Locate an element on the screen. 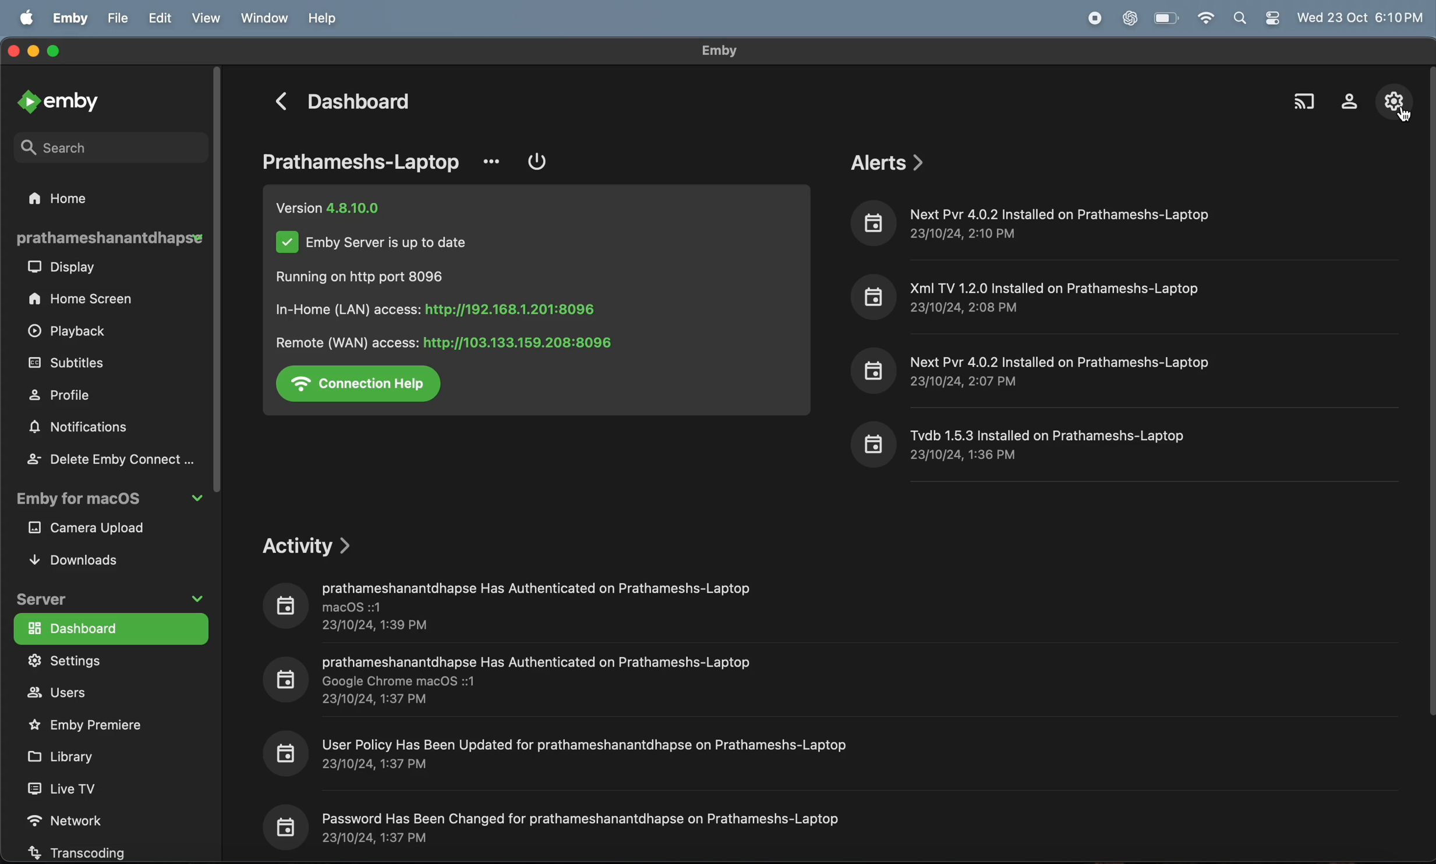 The width and height of the screenshot is (1436, 864). file is located at coordinates (118, 19).